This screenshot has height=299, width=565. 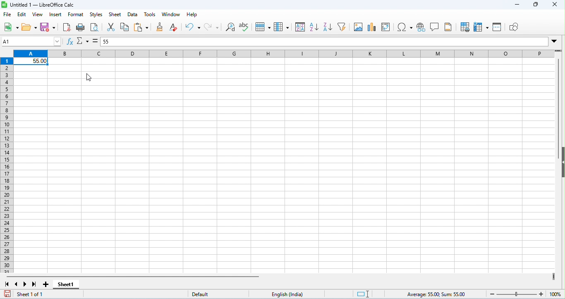 I want to click on =, so click(x=95, y=41).